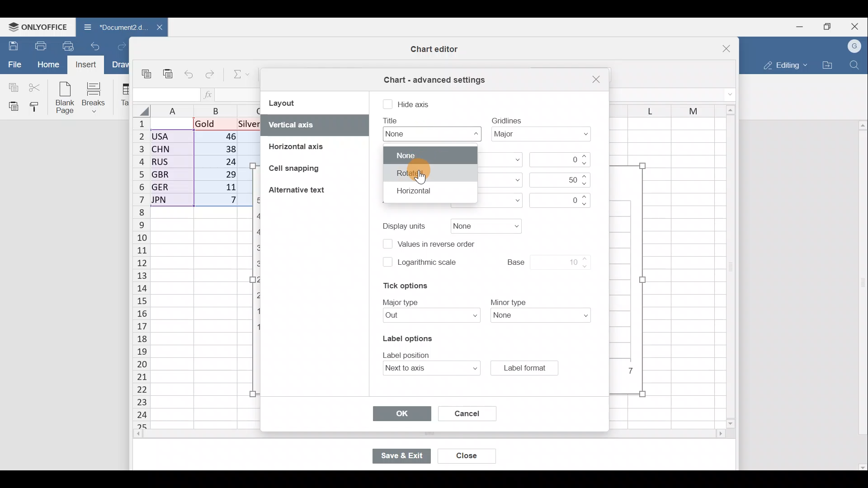  Describe the element at coordinates (594, 80) in the screenshot. I see `Close` at that location.